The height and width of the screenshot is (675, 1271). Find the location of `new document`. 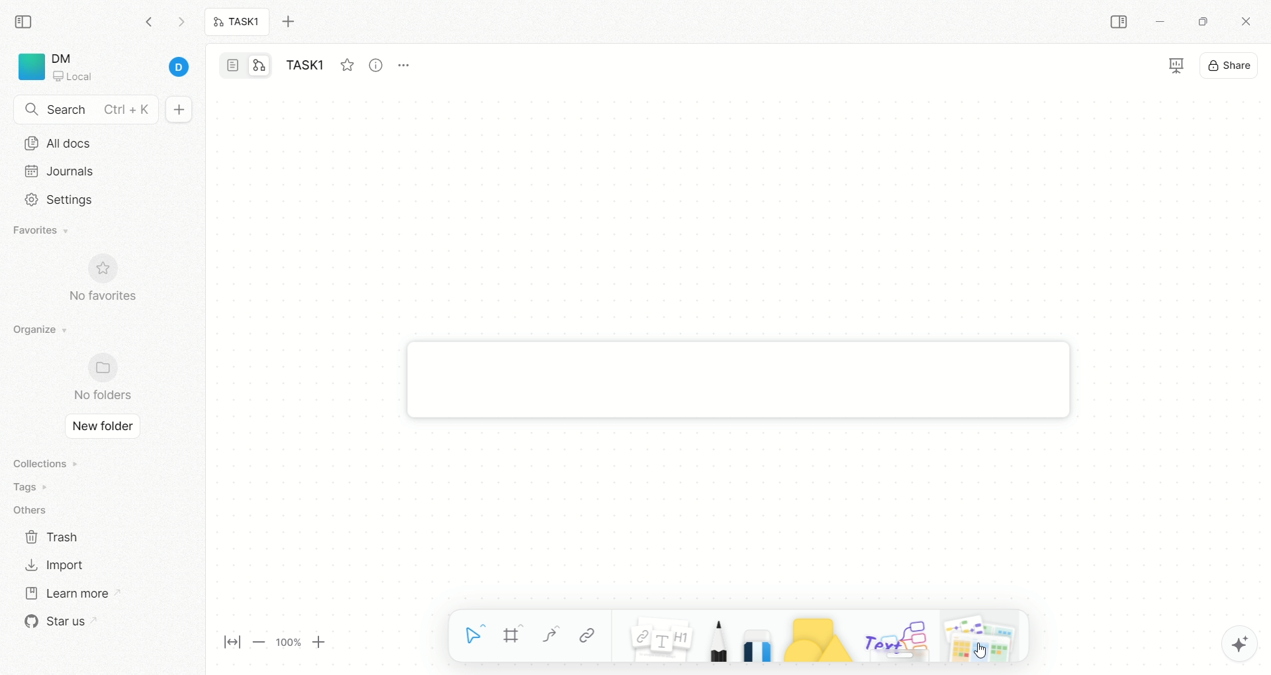

new document is located at coordinates (177, 111).